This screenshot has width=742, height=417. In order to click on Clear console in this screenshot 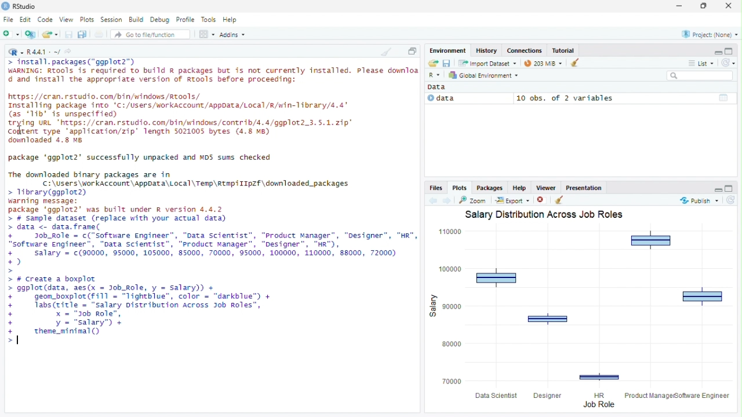, I will do `click(385, 52)`.